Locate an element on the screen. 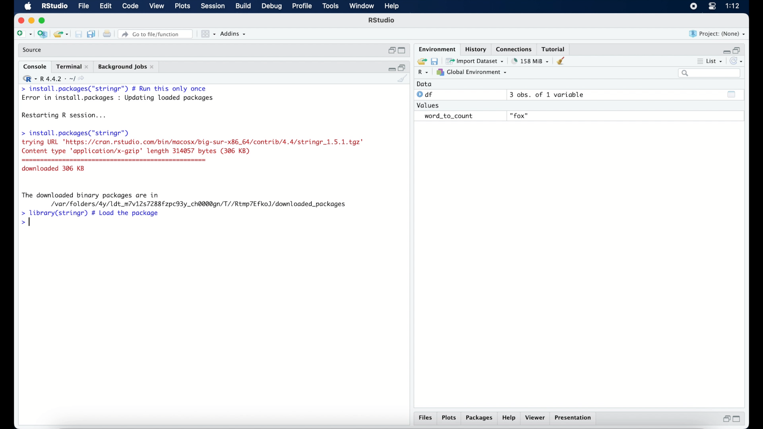  df is located at coordinates (426, 95).